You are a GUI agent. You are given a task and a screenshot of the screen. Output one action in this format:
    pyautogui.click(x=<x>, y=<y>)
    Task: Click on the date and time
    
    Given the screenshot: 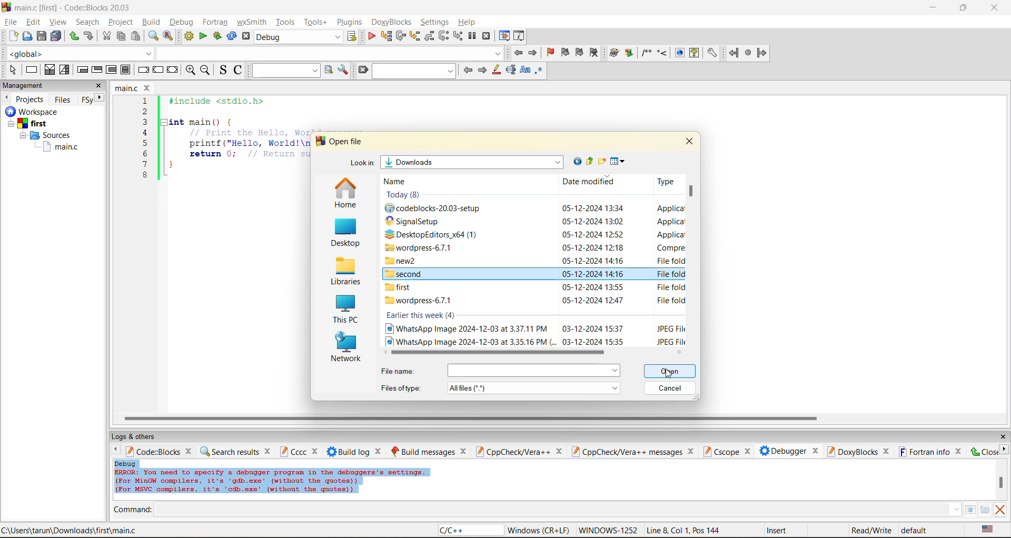 What is the action you would take?
    pyautogui.click(x=594, y=247)
    